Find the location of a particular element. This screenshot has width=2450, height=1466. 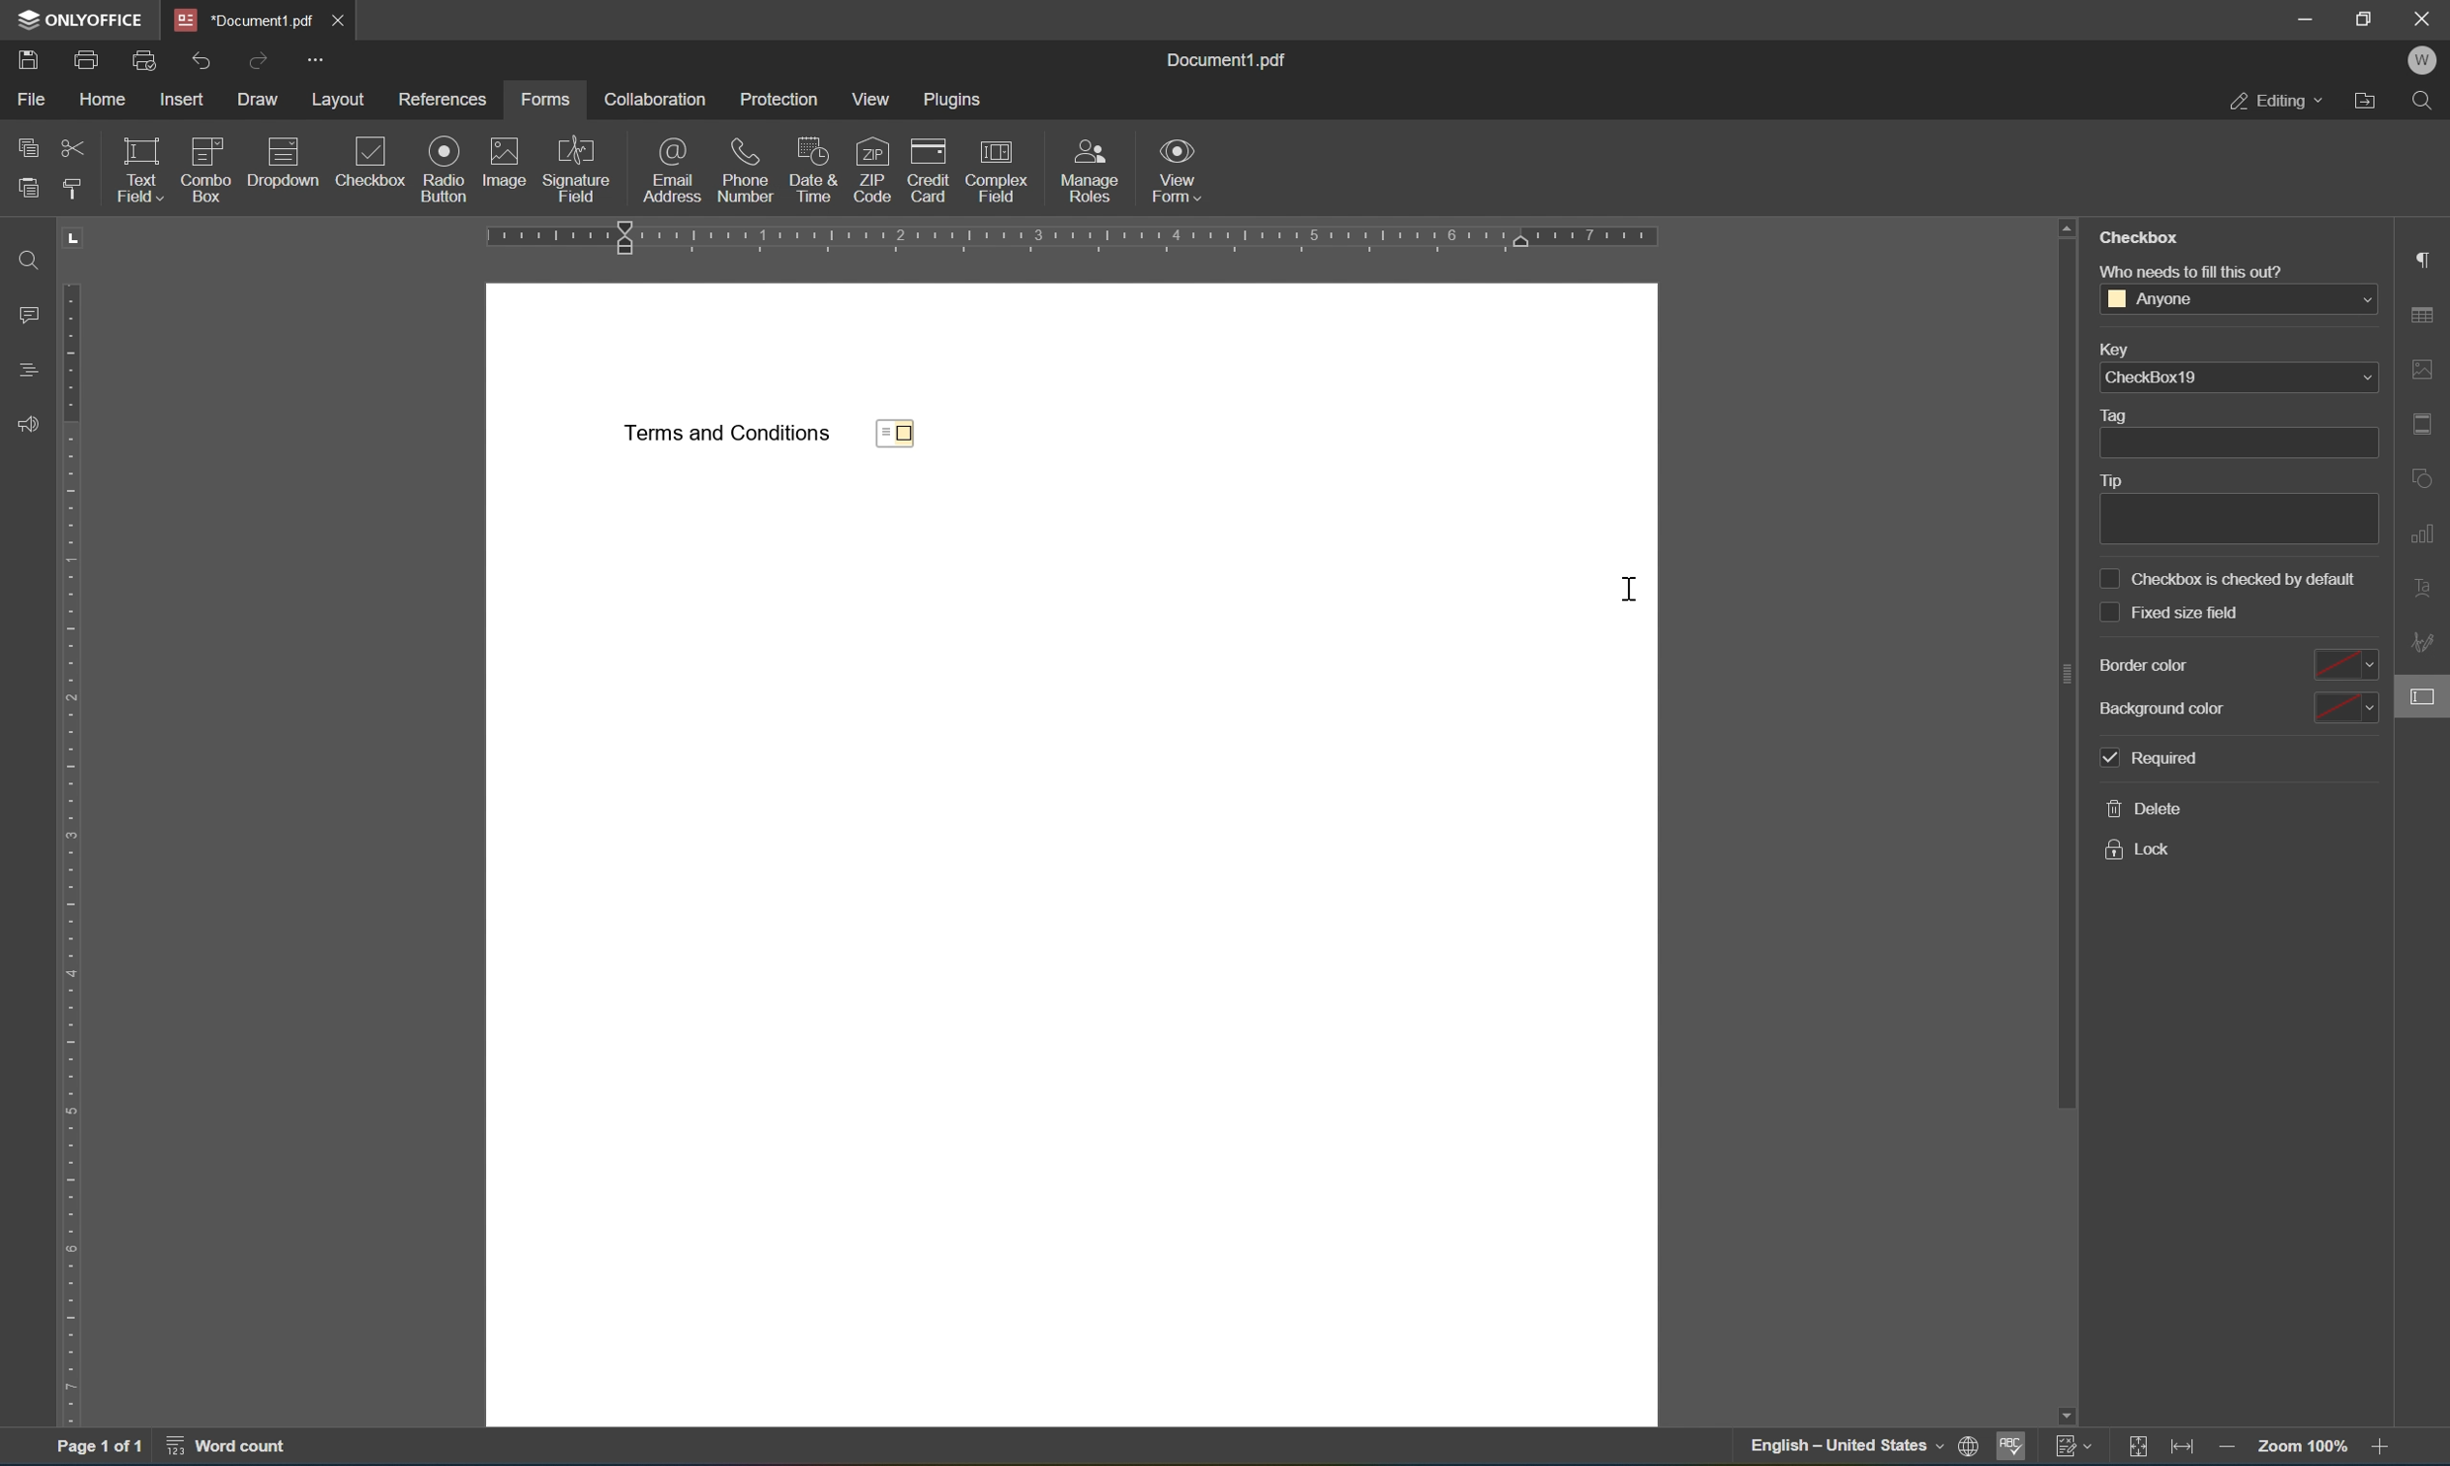

complex field is located at coordinates (997, 168).